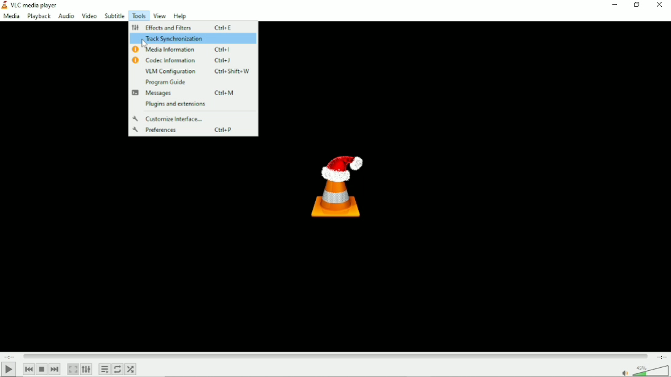 This screenshot has width=671, height=377. Describe the element at coordinates (86, 370) in the screenshot. I see `Show extended settings` at that location.